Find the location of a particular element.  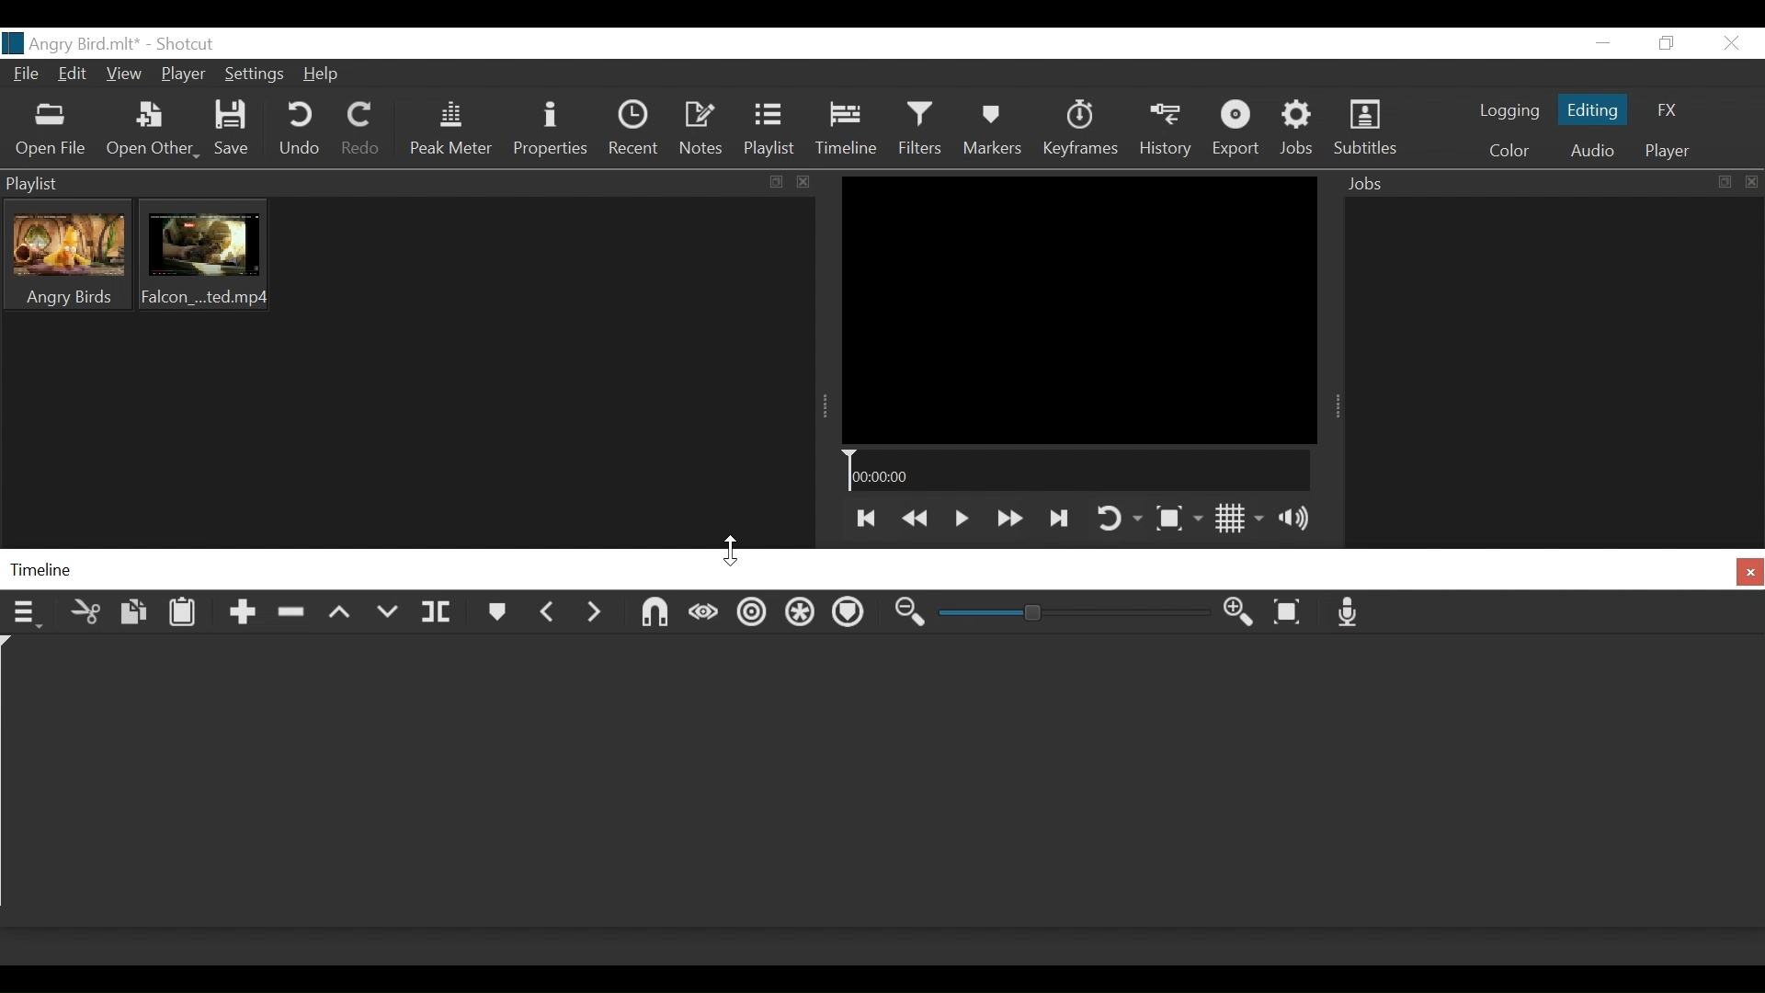

Show volume control is located at coordinates (1304, 519).